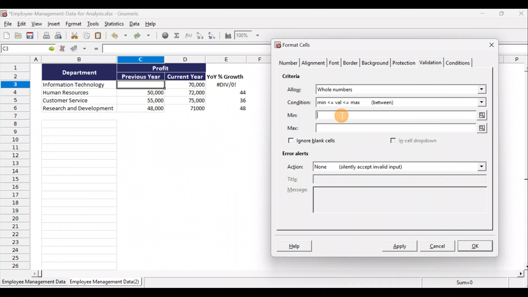  I want to click on Apply, so click(400, 246).